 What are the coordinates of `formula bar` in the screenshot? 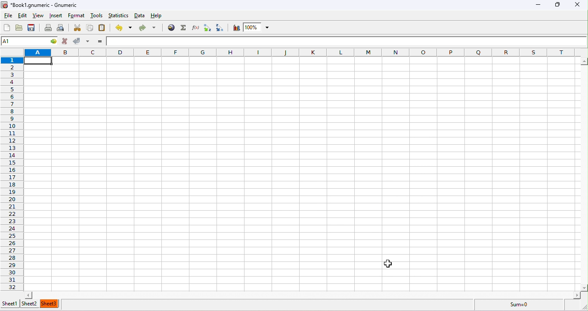 It's located at (347, 41).